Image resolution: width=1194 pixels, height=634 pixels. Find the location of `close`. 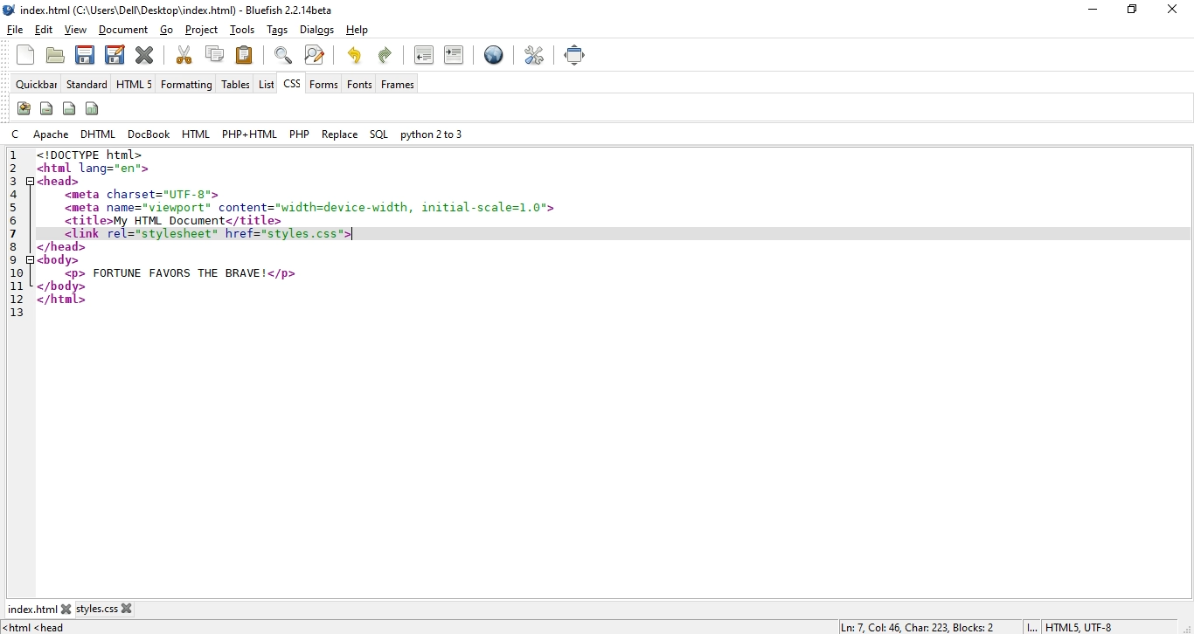

close is located at coordinates (131, 608).